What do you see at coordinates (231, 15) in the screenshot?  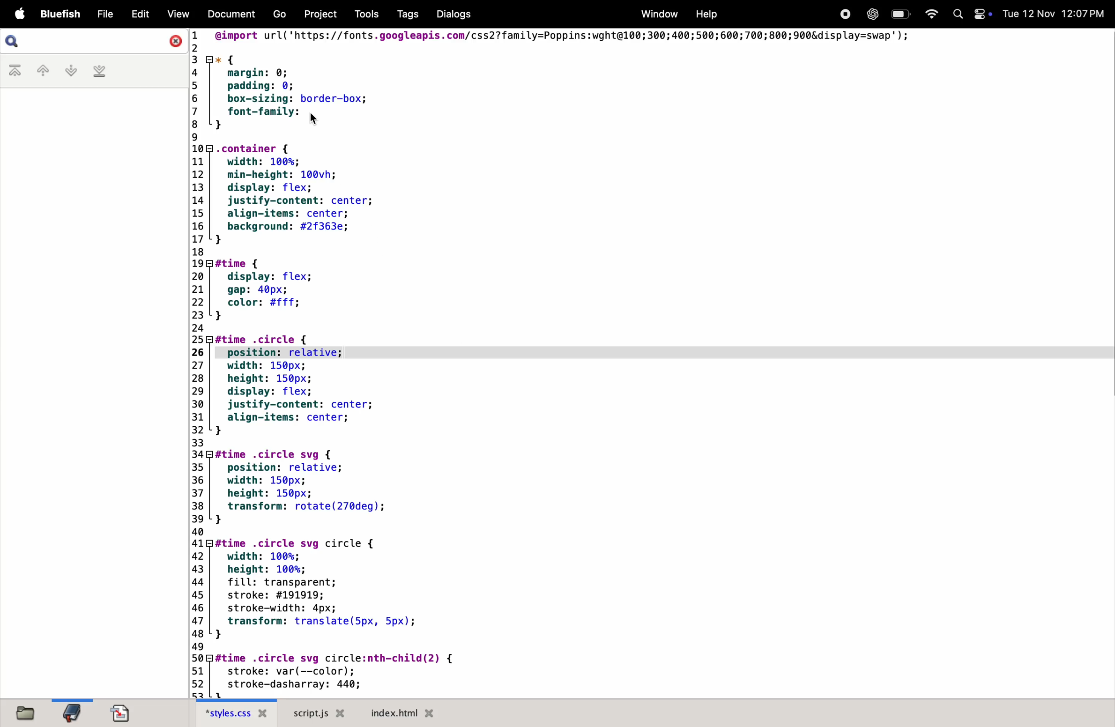 I see `document` at bounding box center [231, 15].